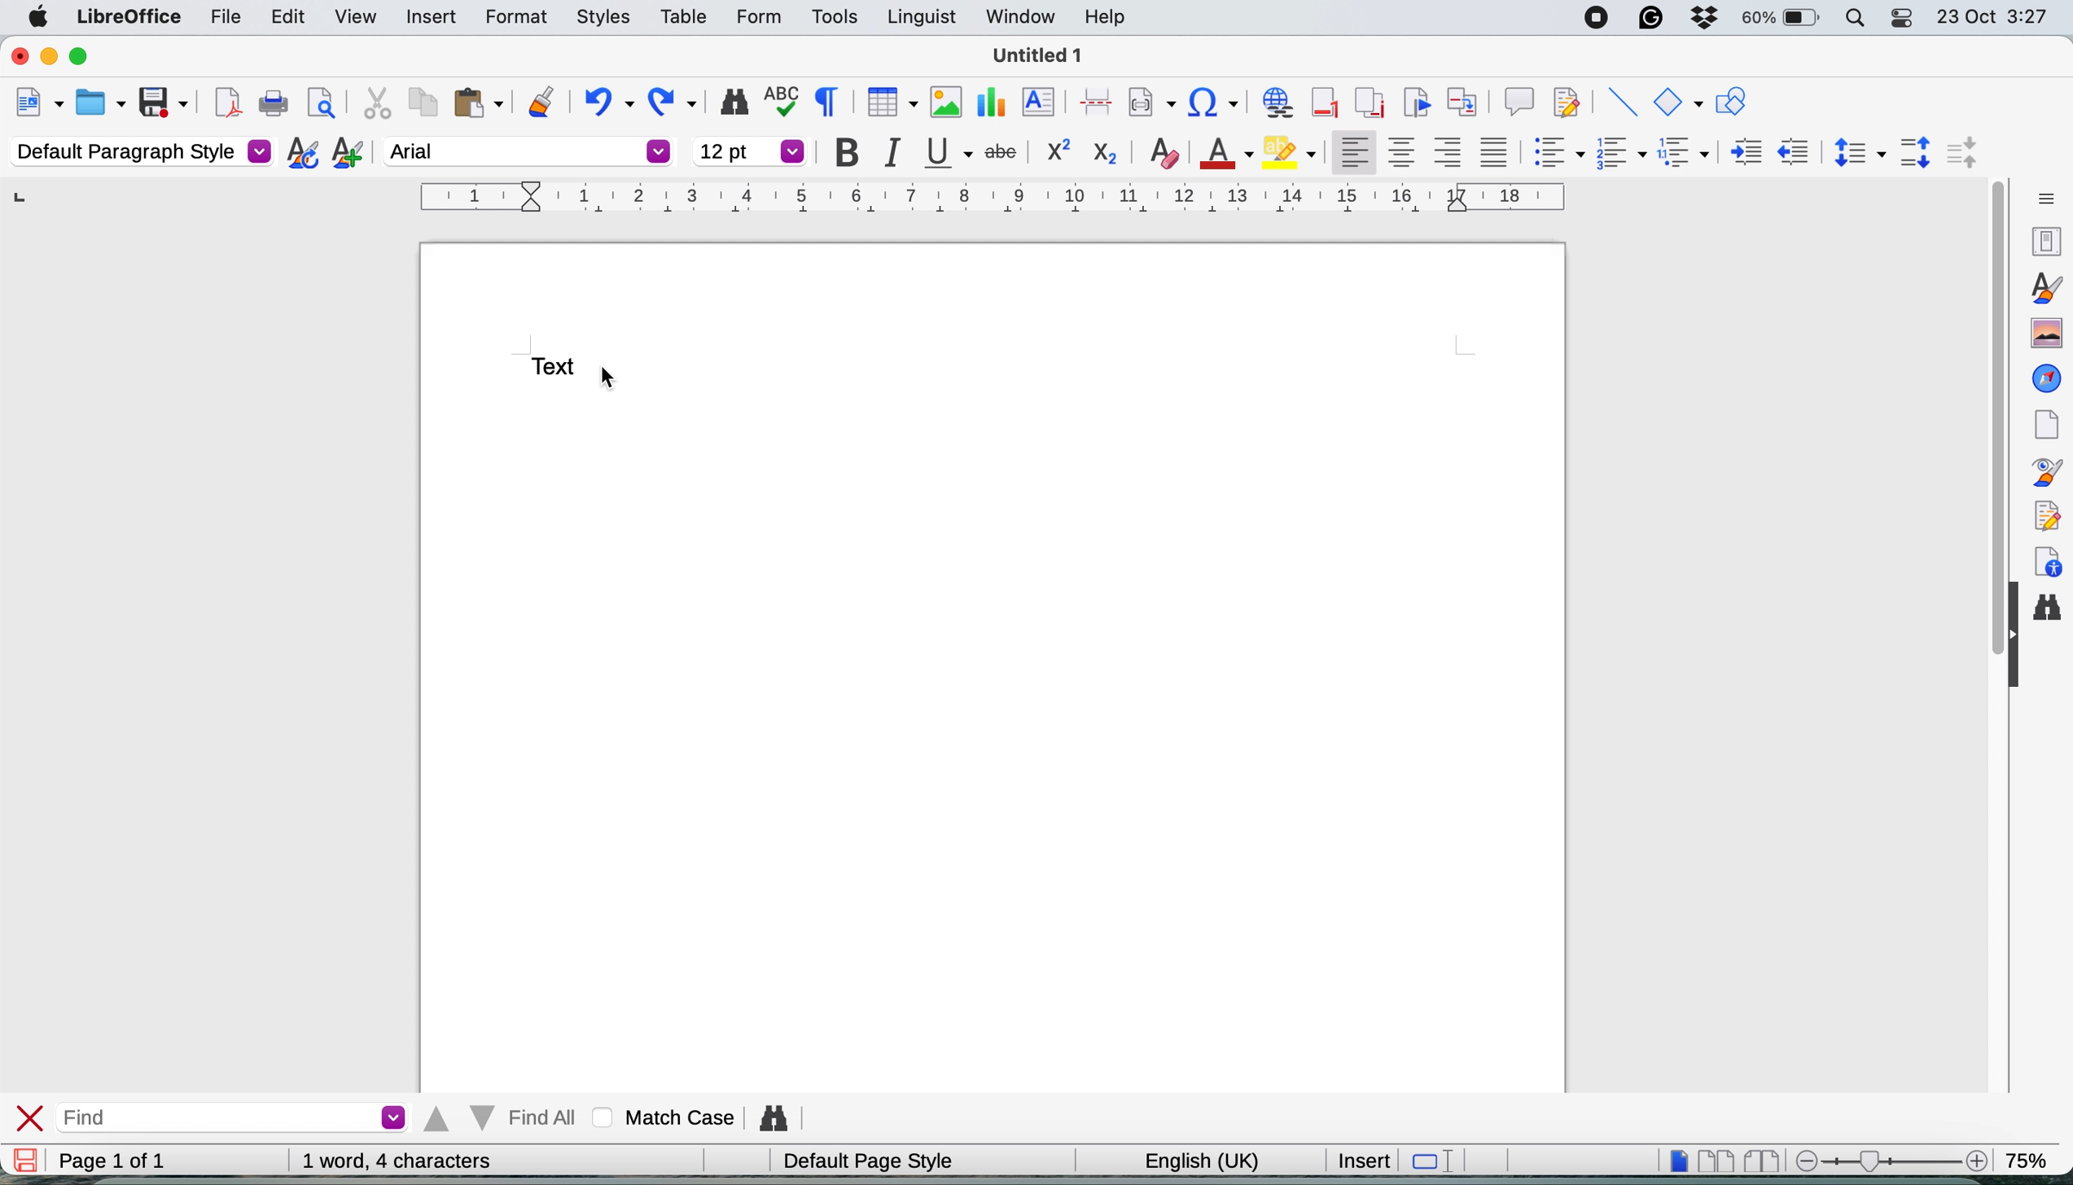 The width and height of the screenshot is (2073, 1185). Describe the element at coordinates (1791, 152) in the screenshot. I see `decrease indent` at that location.